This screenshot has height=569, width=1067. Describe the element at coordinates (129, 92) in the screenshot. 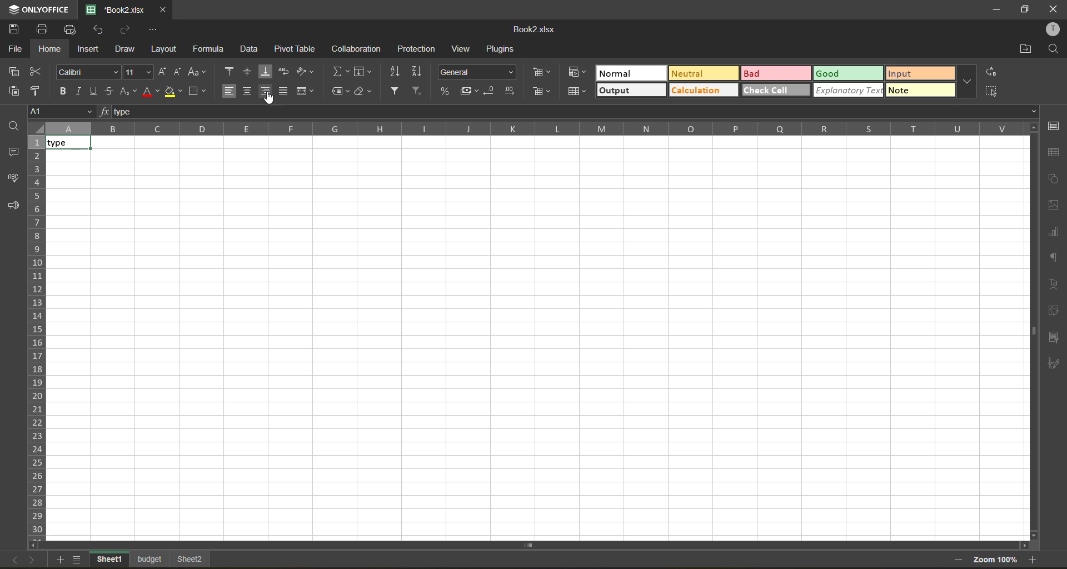

I see `sub/superscript` at that location.